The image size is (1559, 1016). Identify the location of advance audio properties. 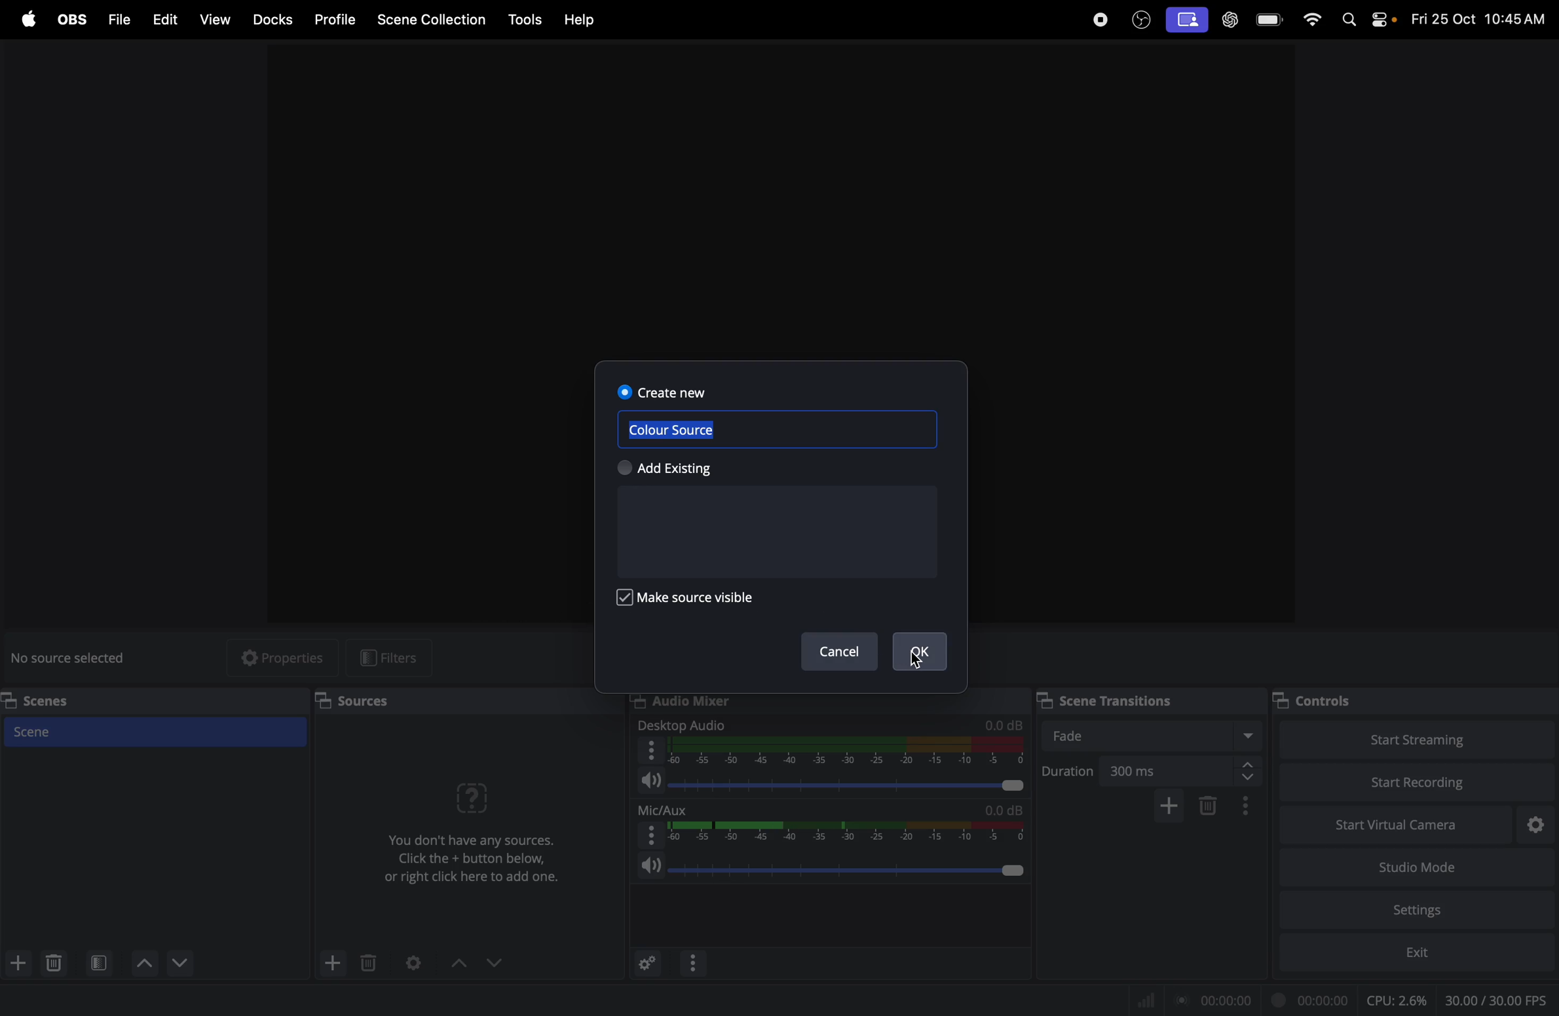
(649, 964).